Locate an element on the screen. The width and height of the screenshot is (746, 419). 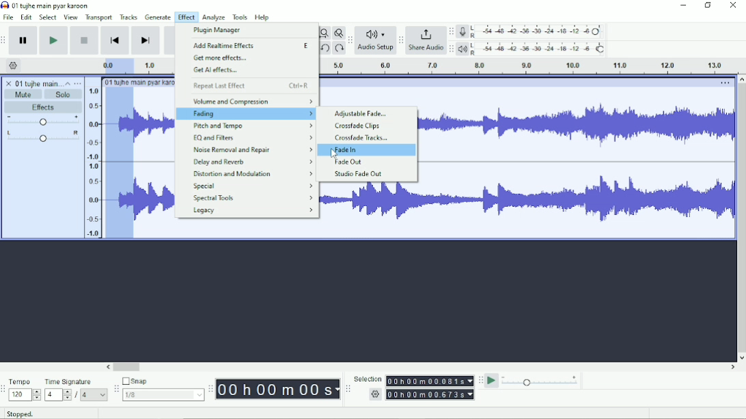
Special is located at coordinates (253, 186).